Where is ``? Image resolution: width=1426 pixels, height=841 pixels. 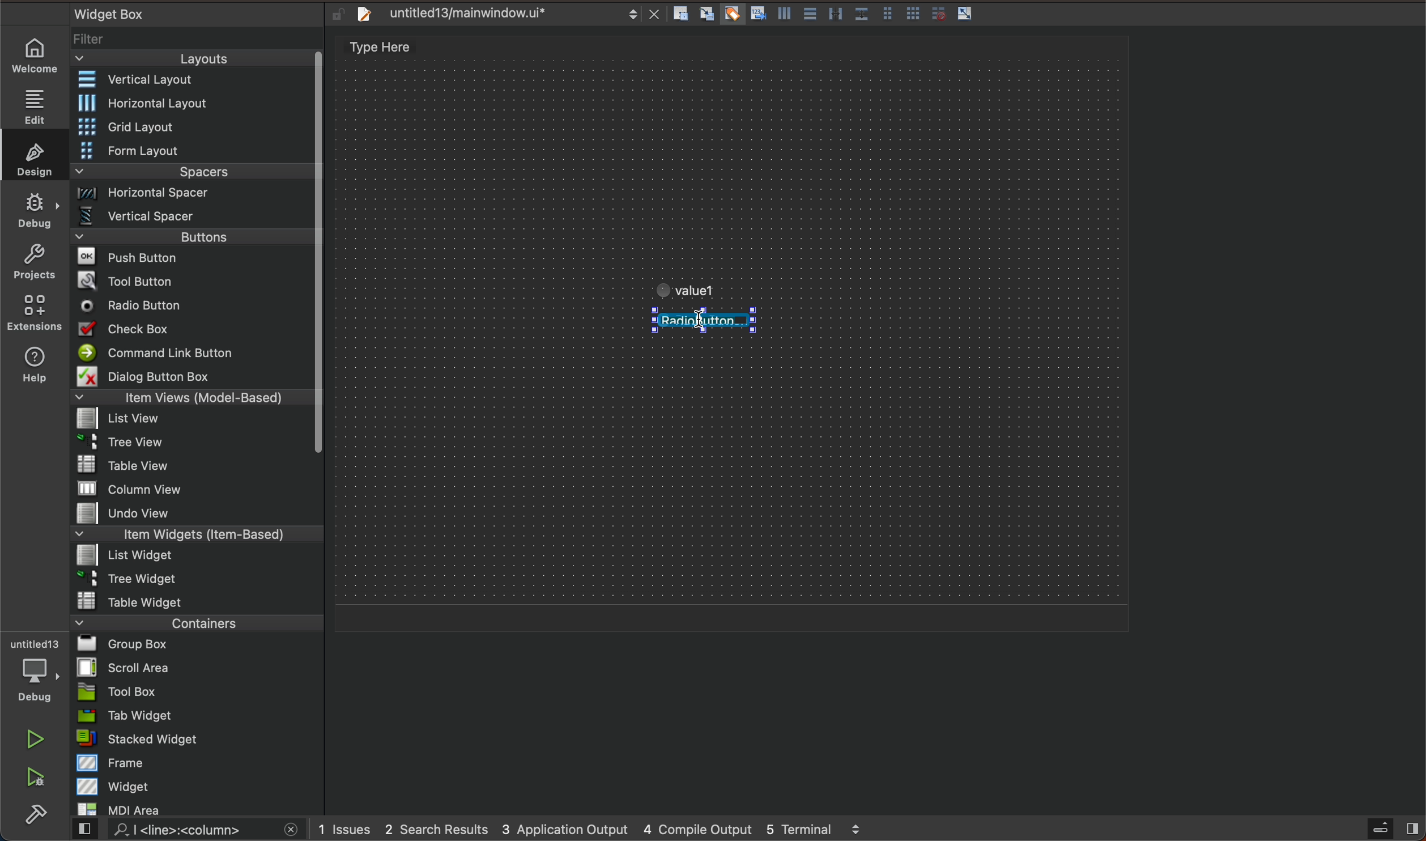  is located at coordinates (756, 15).